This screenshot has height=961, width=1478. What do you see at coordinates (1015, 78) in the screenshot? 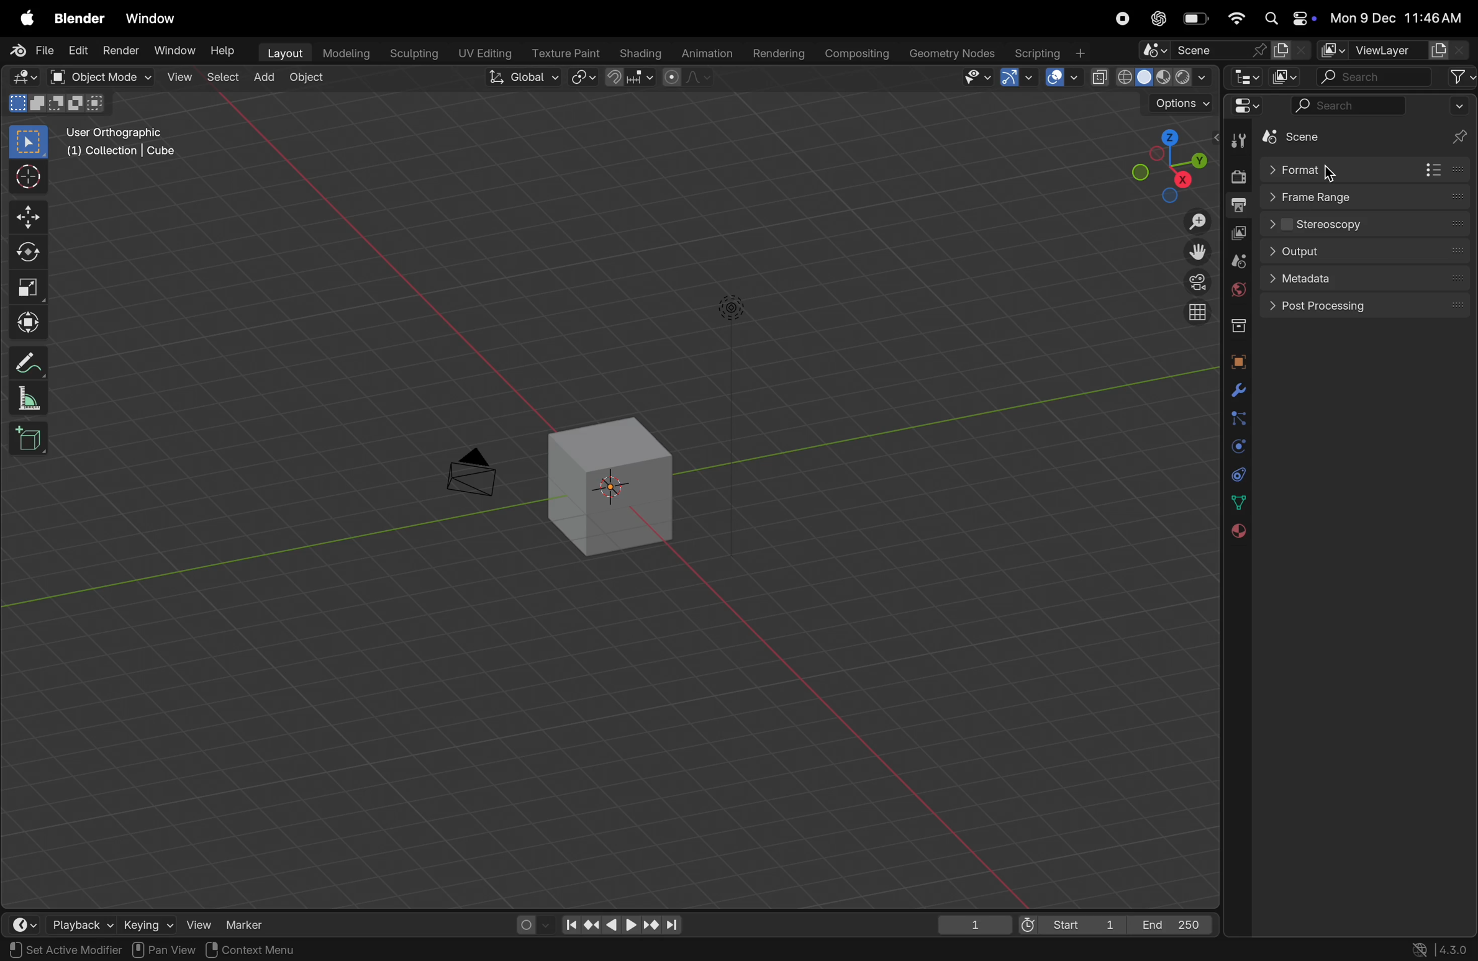
I see `show gimzo` at bounding box center [1015, 78].